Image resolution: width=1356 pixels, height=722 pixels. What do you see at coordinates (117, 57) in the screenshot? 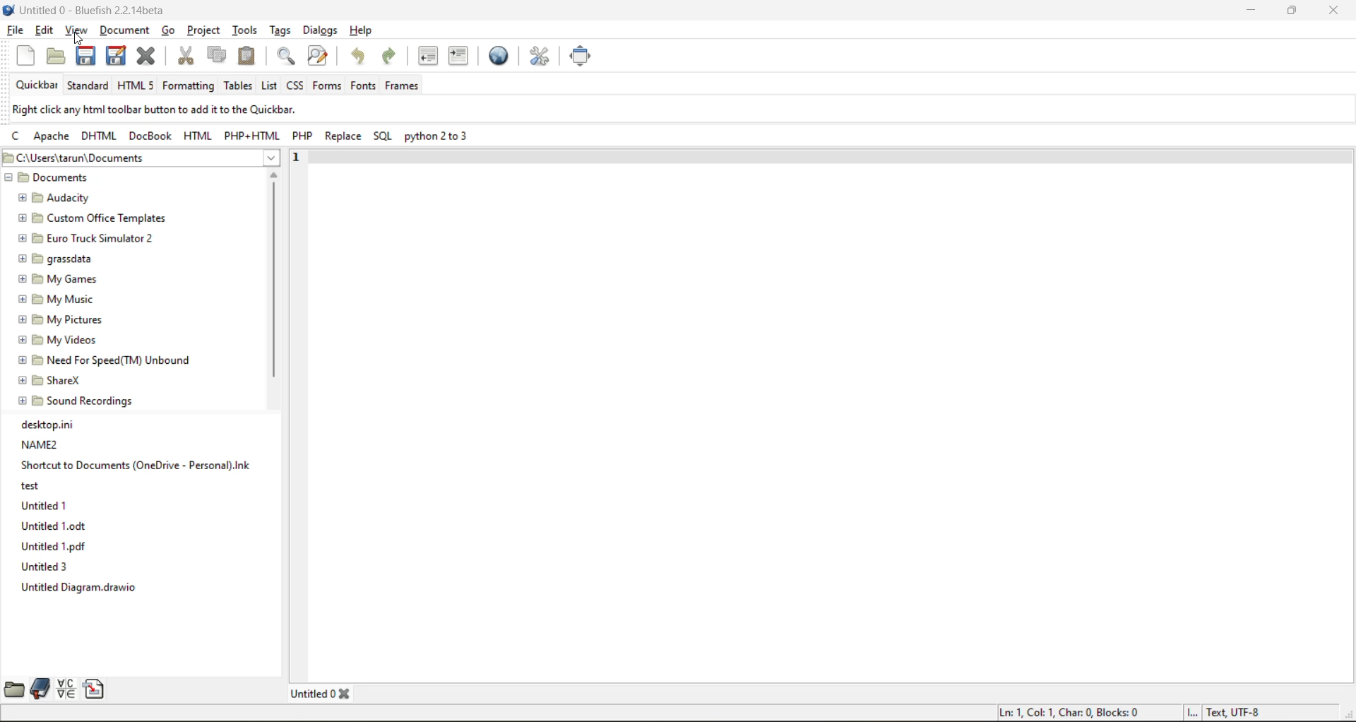
I see `save as` at bounding box center [117, 57].